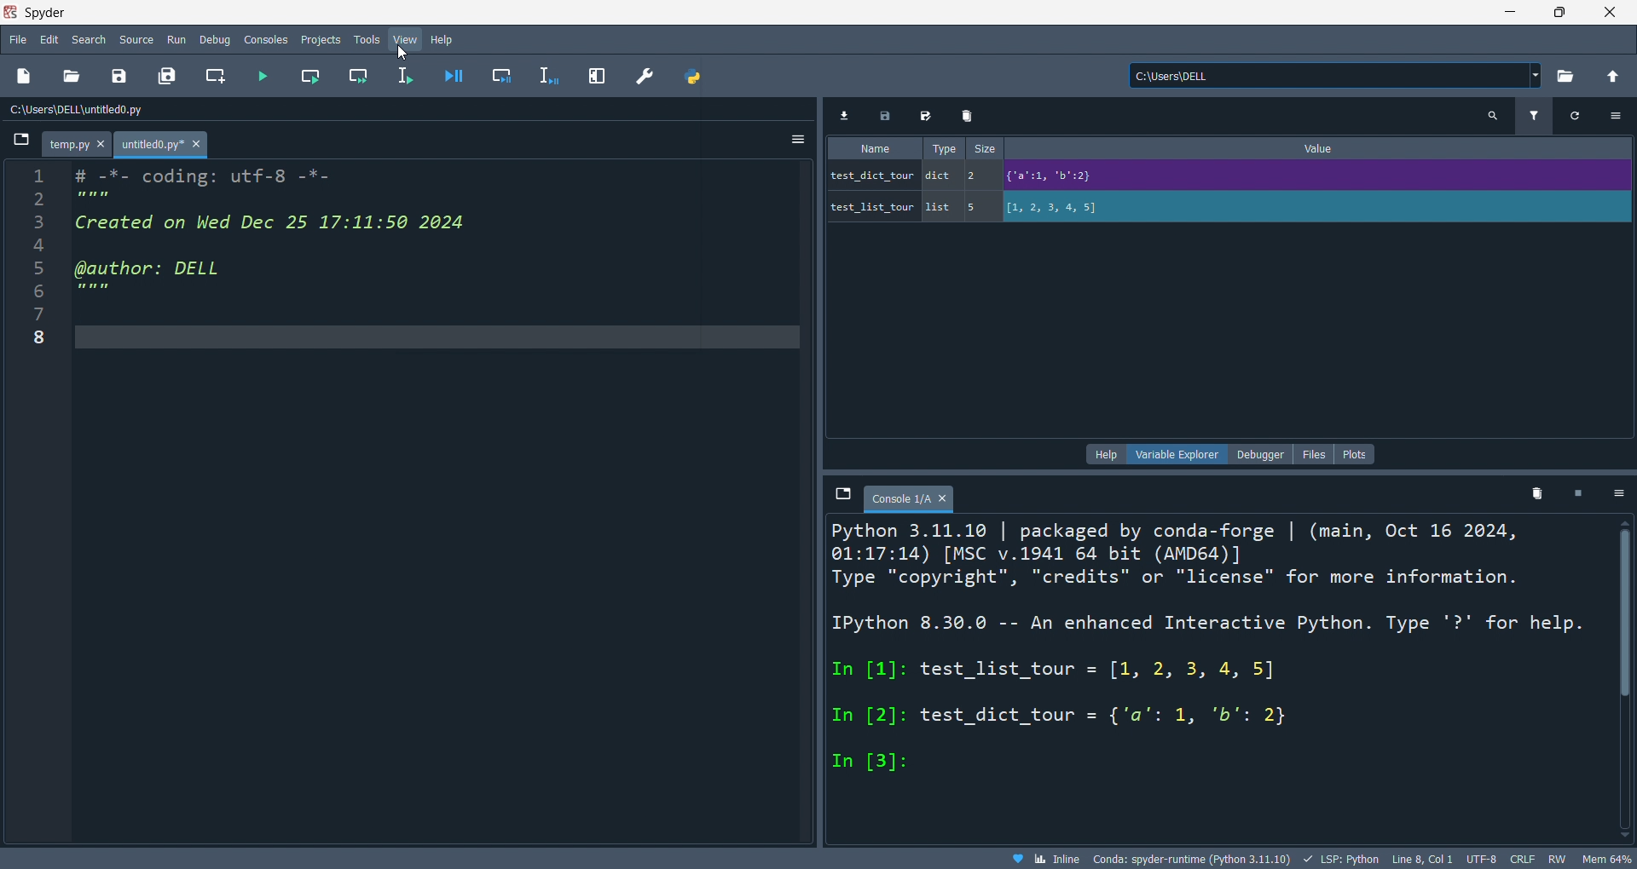 This screenshot has height=869, width=1637. Describe the element at coordinates (1194, 859) in the screenshot. I see `interpreter` at that location.